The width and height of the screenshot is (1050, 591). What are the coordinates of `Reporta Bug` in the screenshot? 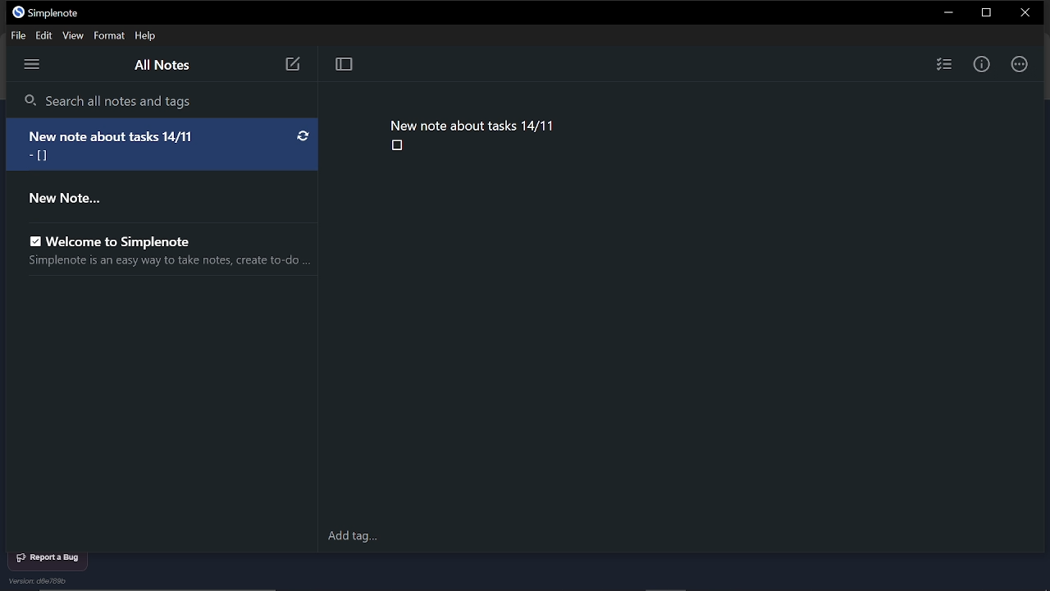 It's located at (49, 558).